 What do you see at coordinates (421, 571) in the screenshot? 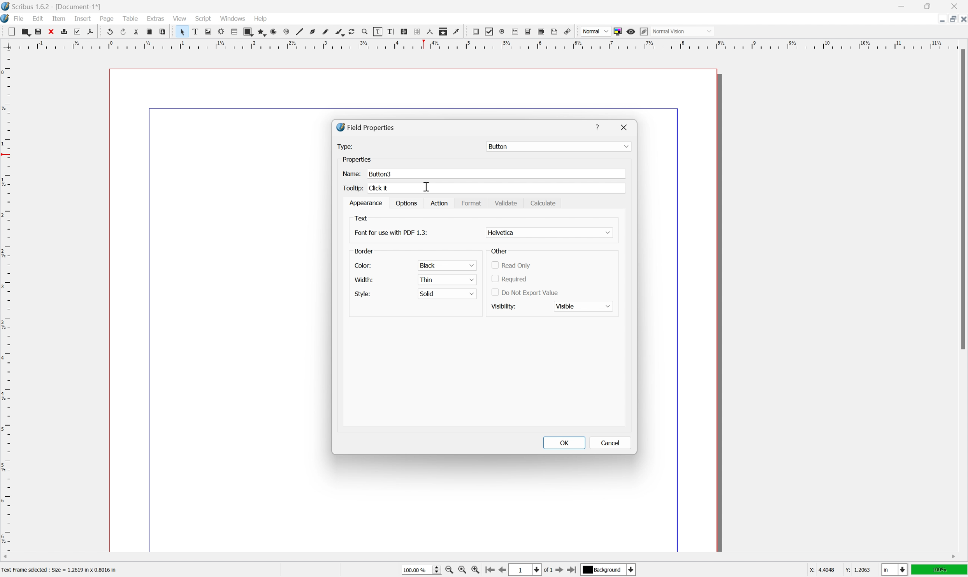
I see `100.00%` at bounding box center [421, 571].